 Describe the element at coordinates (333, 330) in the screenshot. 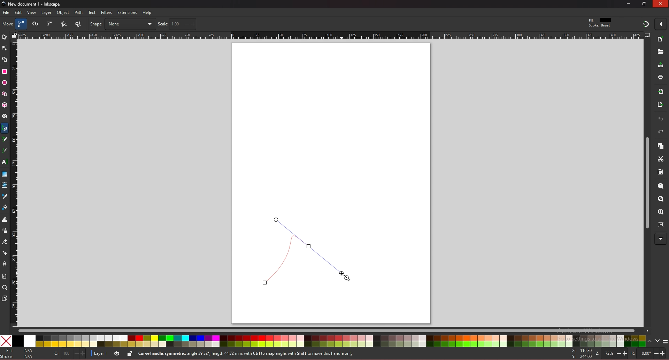

I see `scroll bar` at that location.